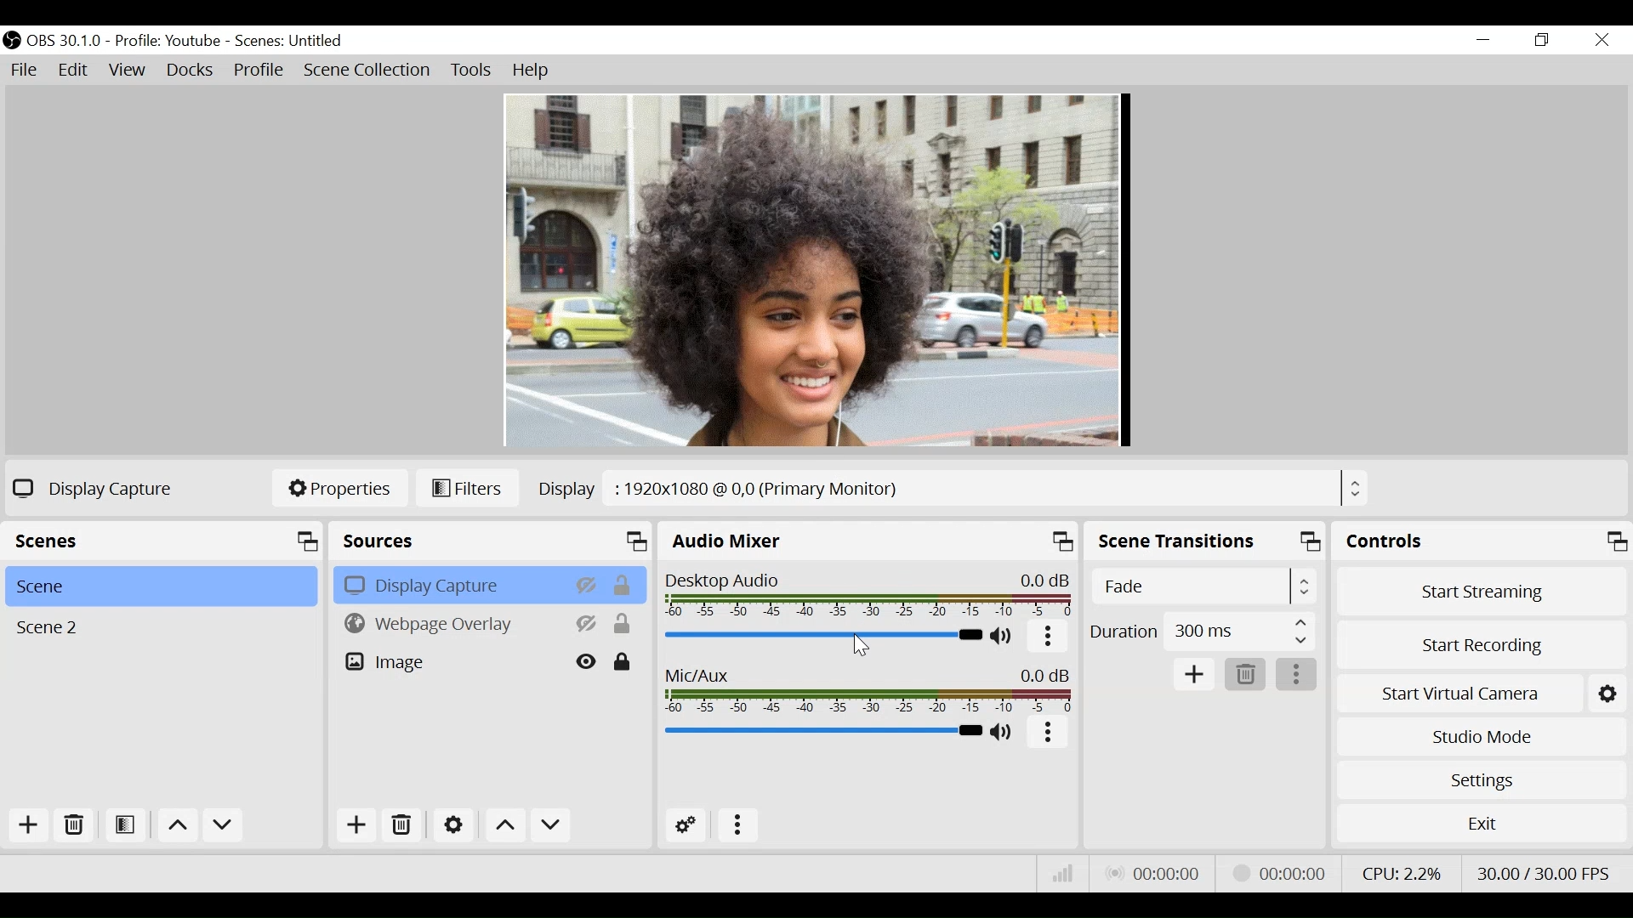 The image size is (1633, 918). I want to click on Start Virtual Camera, so click(1461, 694).